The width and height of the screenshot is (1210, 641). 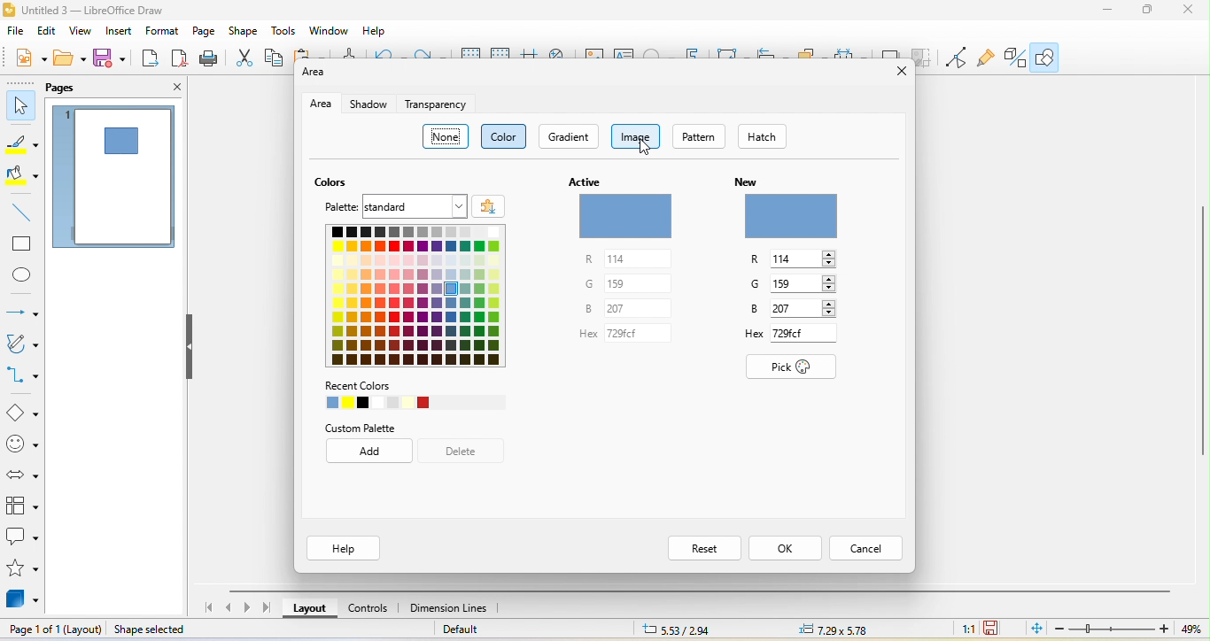 What do you see at coordinates (243, 60) in the screenshot?
I see `cut` at bounding box center [243, 60].